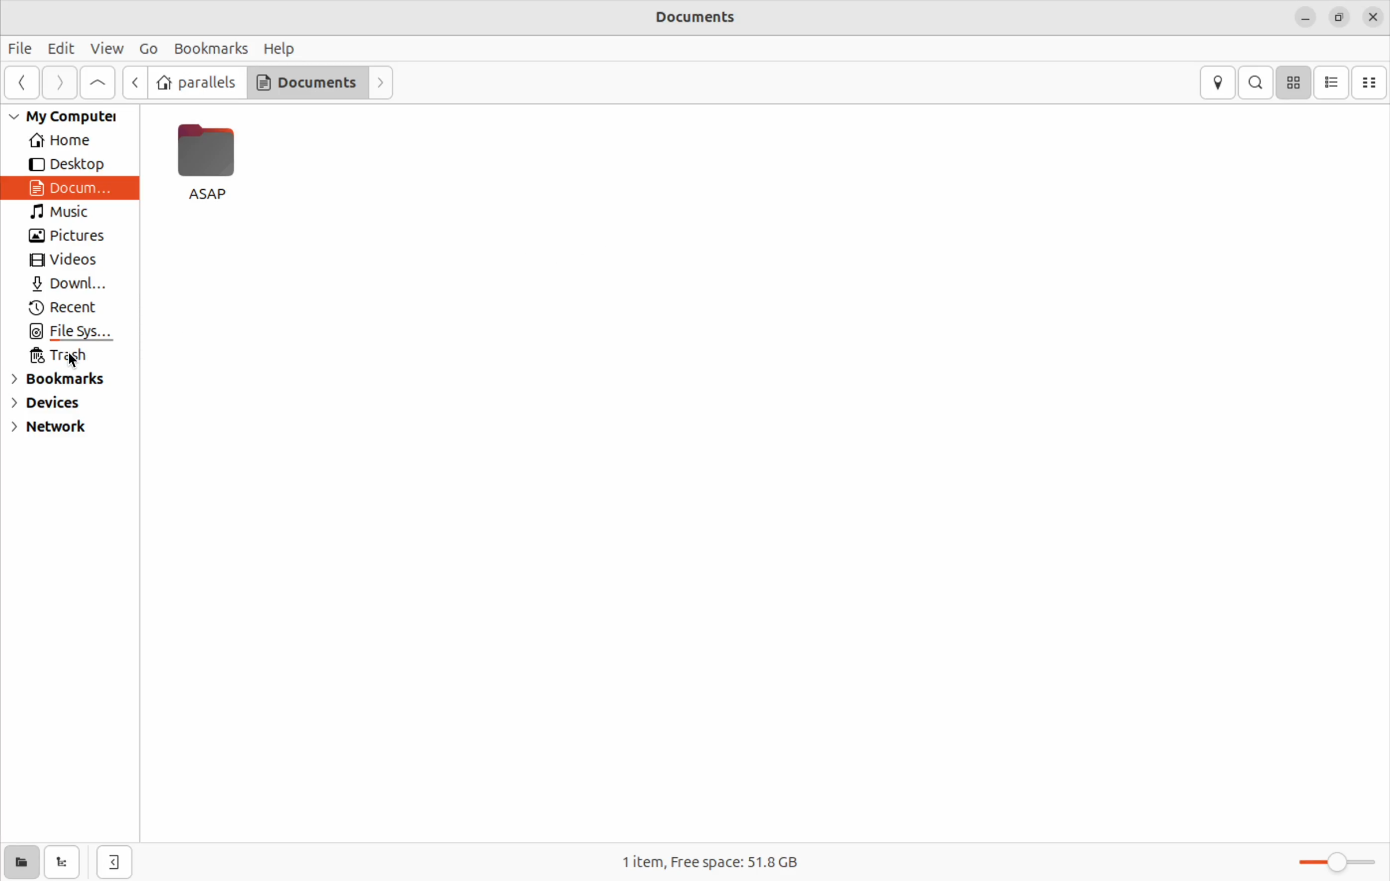 Image resolution: width=1390 pixels, height=881 pixels. Describe the element at coordinates (283, 48) in the screenshot. I see `Help` at that location.